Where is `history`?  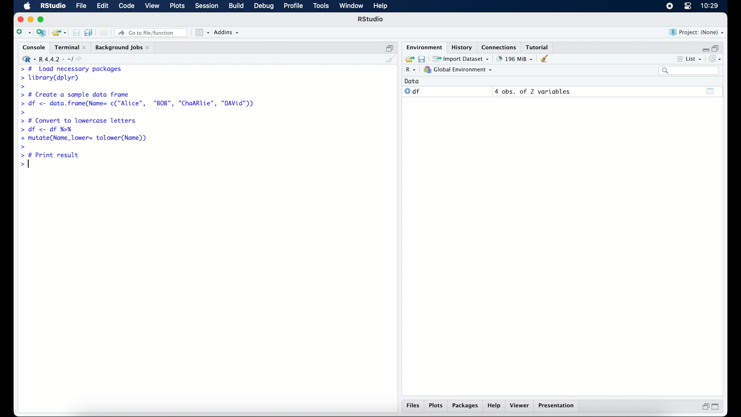
history is located at coordinates (461, 47).